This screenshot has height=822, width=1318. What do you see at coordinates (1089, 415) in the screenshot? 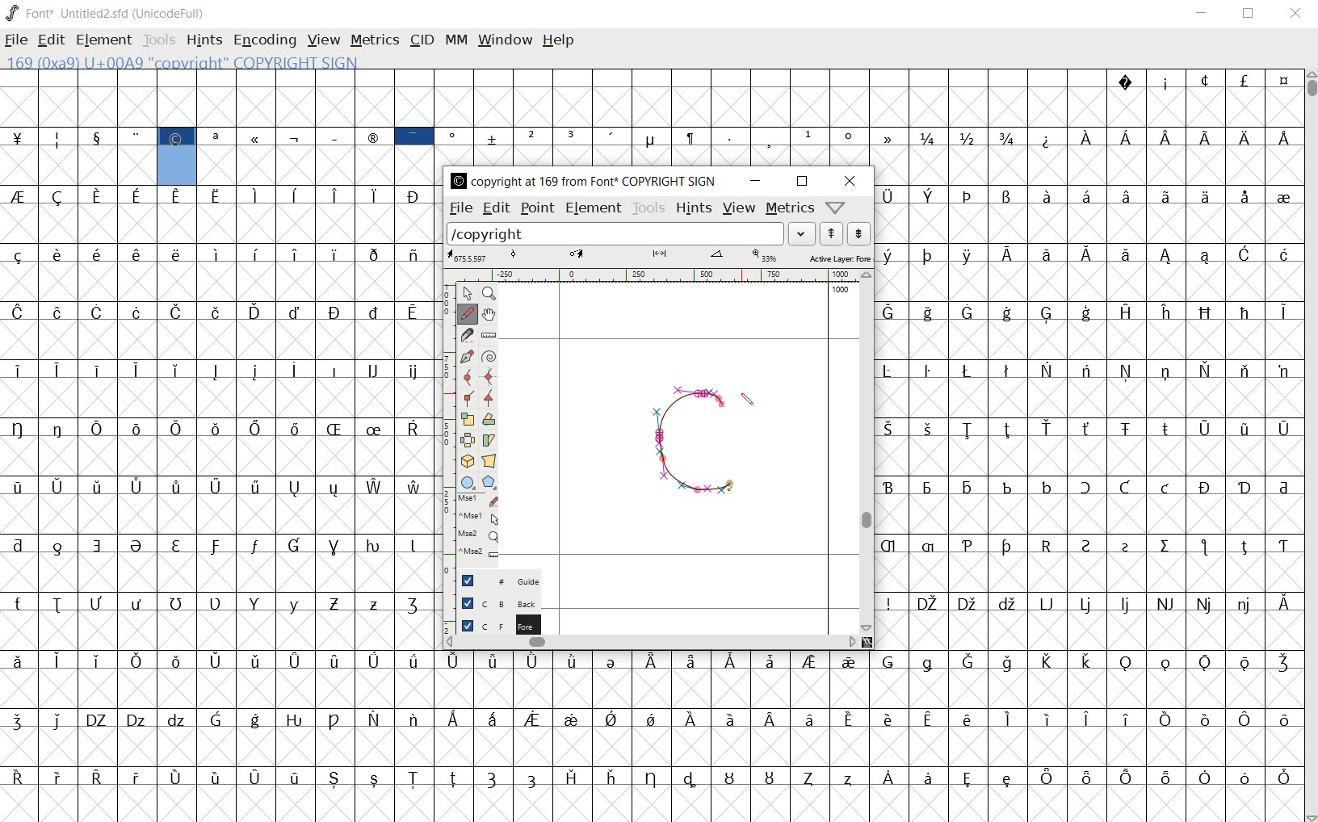
I see `glyph characters` at bounding box center [1089, 415].